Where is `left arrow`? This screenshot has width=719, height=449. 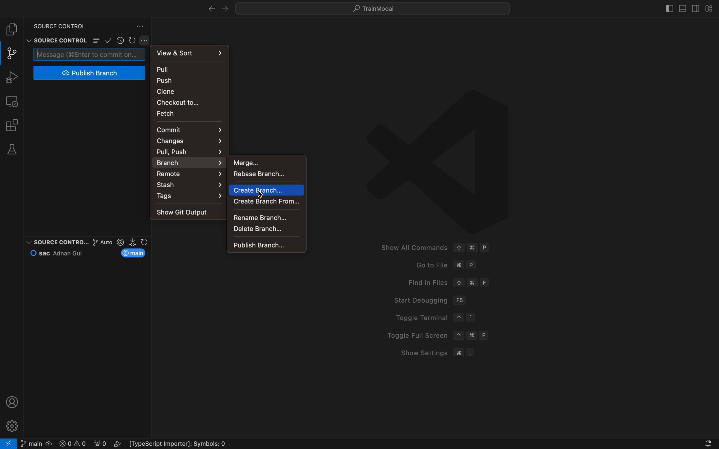
left arrow is located at coordinates (224, 9).